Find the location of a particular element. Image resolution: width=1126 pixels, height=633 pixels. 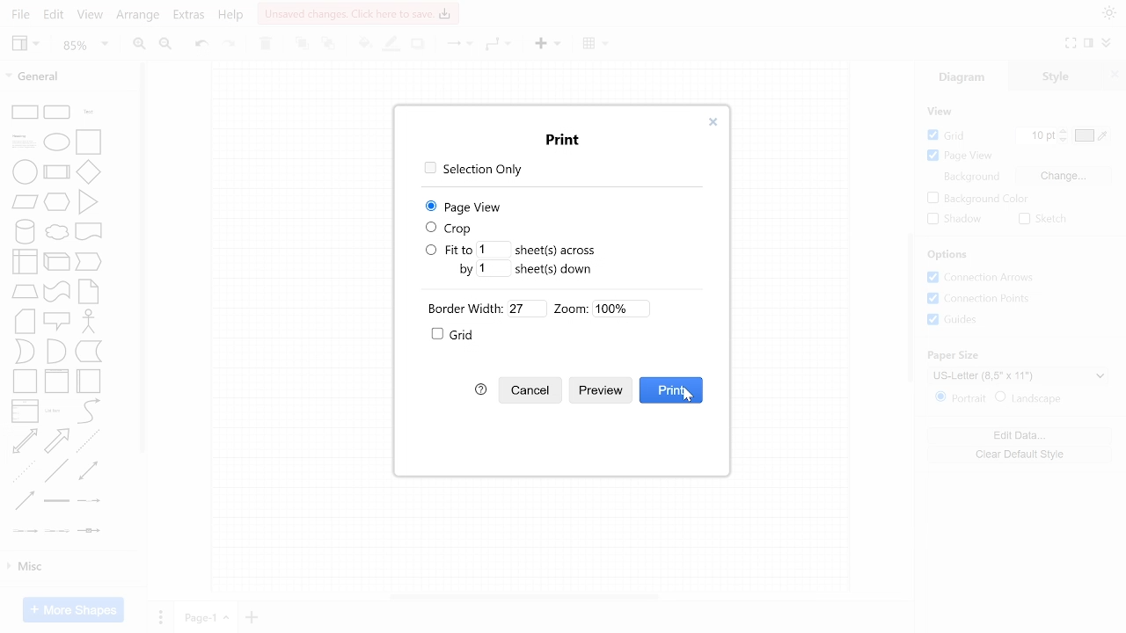

Unsaved changes. Click here to save. is located at coordinates (359, 14).